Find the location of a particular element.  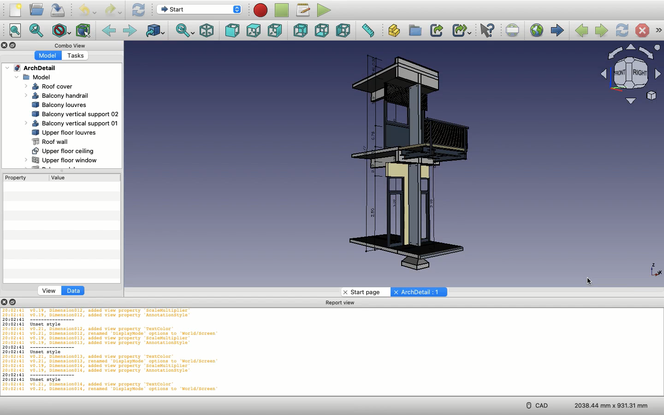

Balcony handrail is located at coordinates (57, 96).